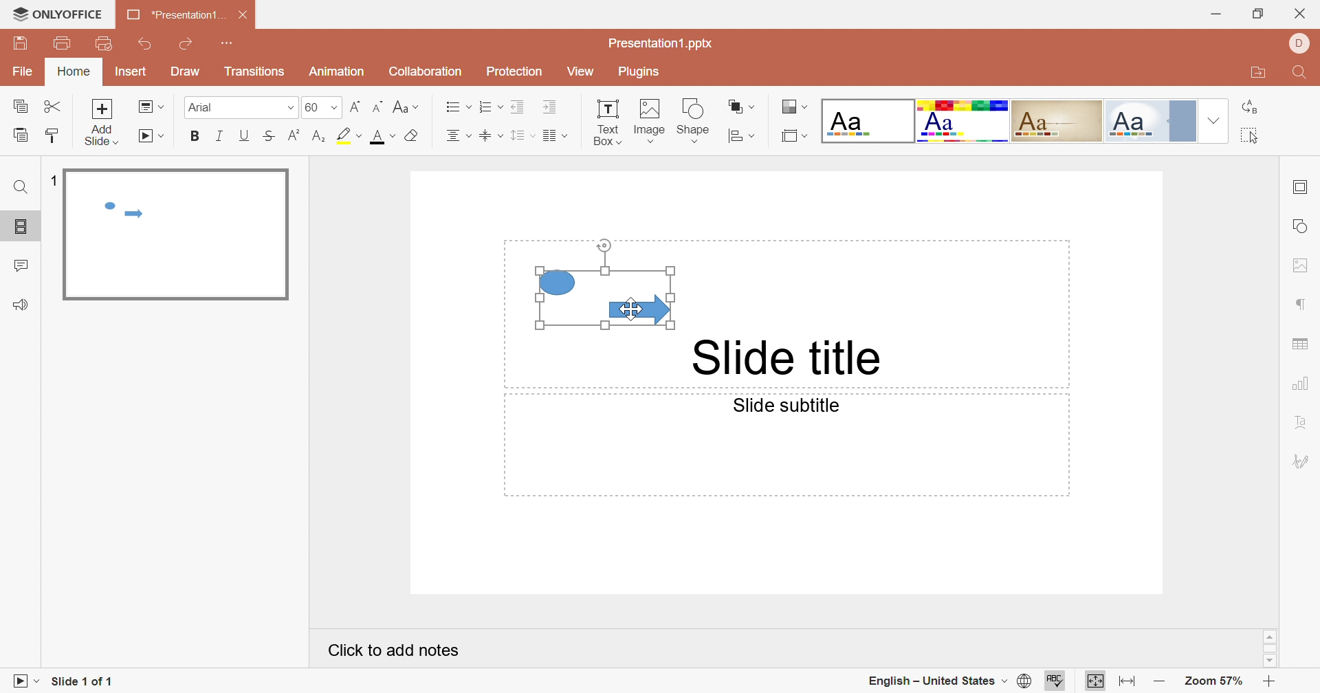  I want to click on Close, so click(1302, 14).